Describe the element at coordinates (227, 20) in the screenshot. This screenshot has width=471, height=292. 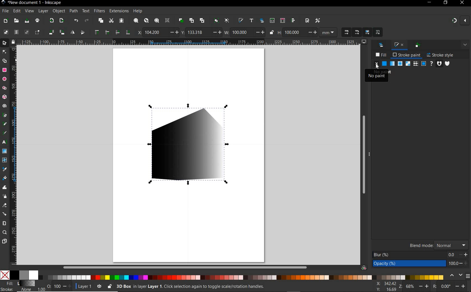
I see `UNGROUP` at that location.